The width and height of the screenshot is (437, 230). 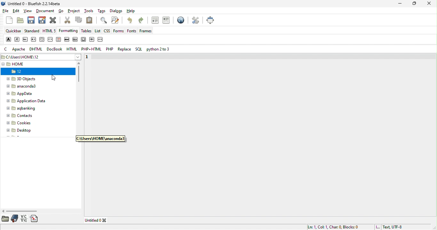 I want to click on replace, so click(x=125, y=50).